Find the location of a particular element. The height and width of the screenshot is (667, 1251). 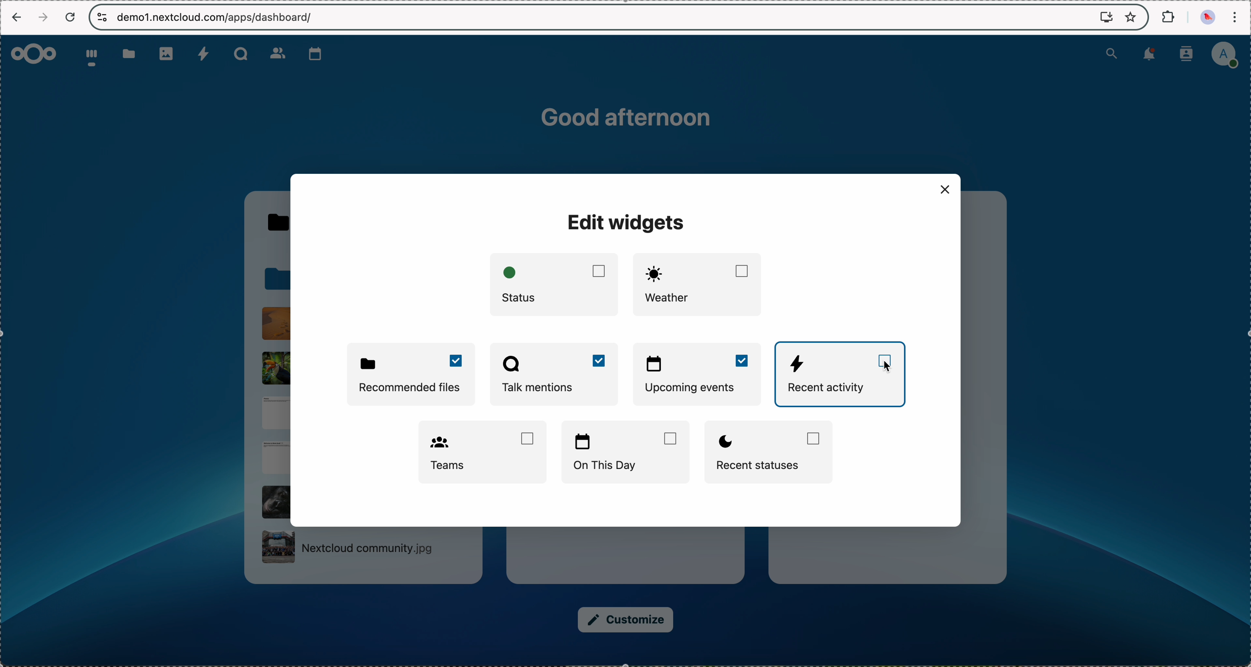

Talk folder is located at coordinates (274, 225).